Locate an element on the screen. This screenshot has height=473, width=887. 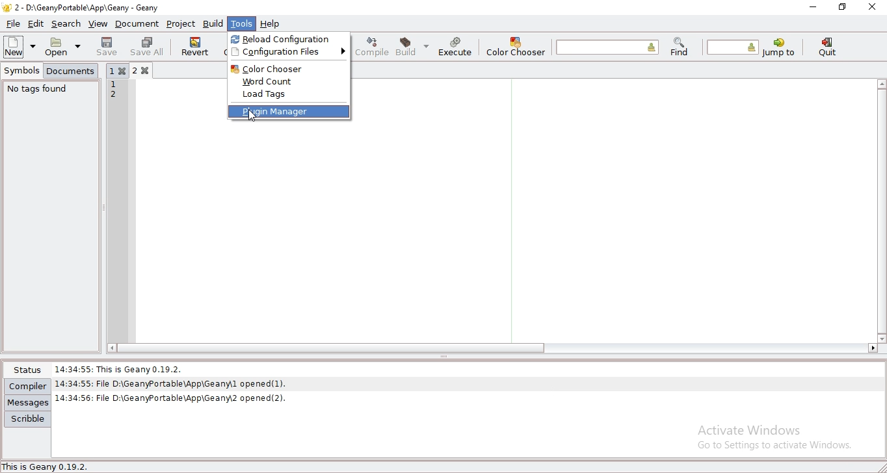
close is located at coordinates (875, 6).